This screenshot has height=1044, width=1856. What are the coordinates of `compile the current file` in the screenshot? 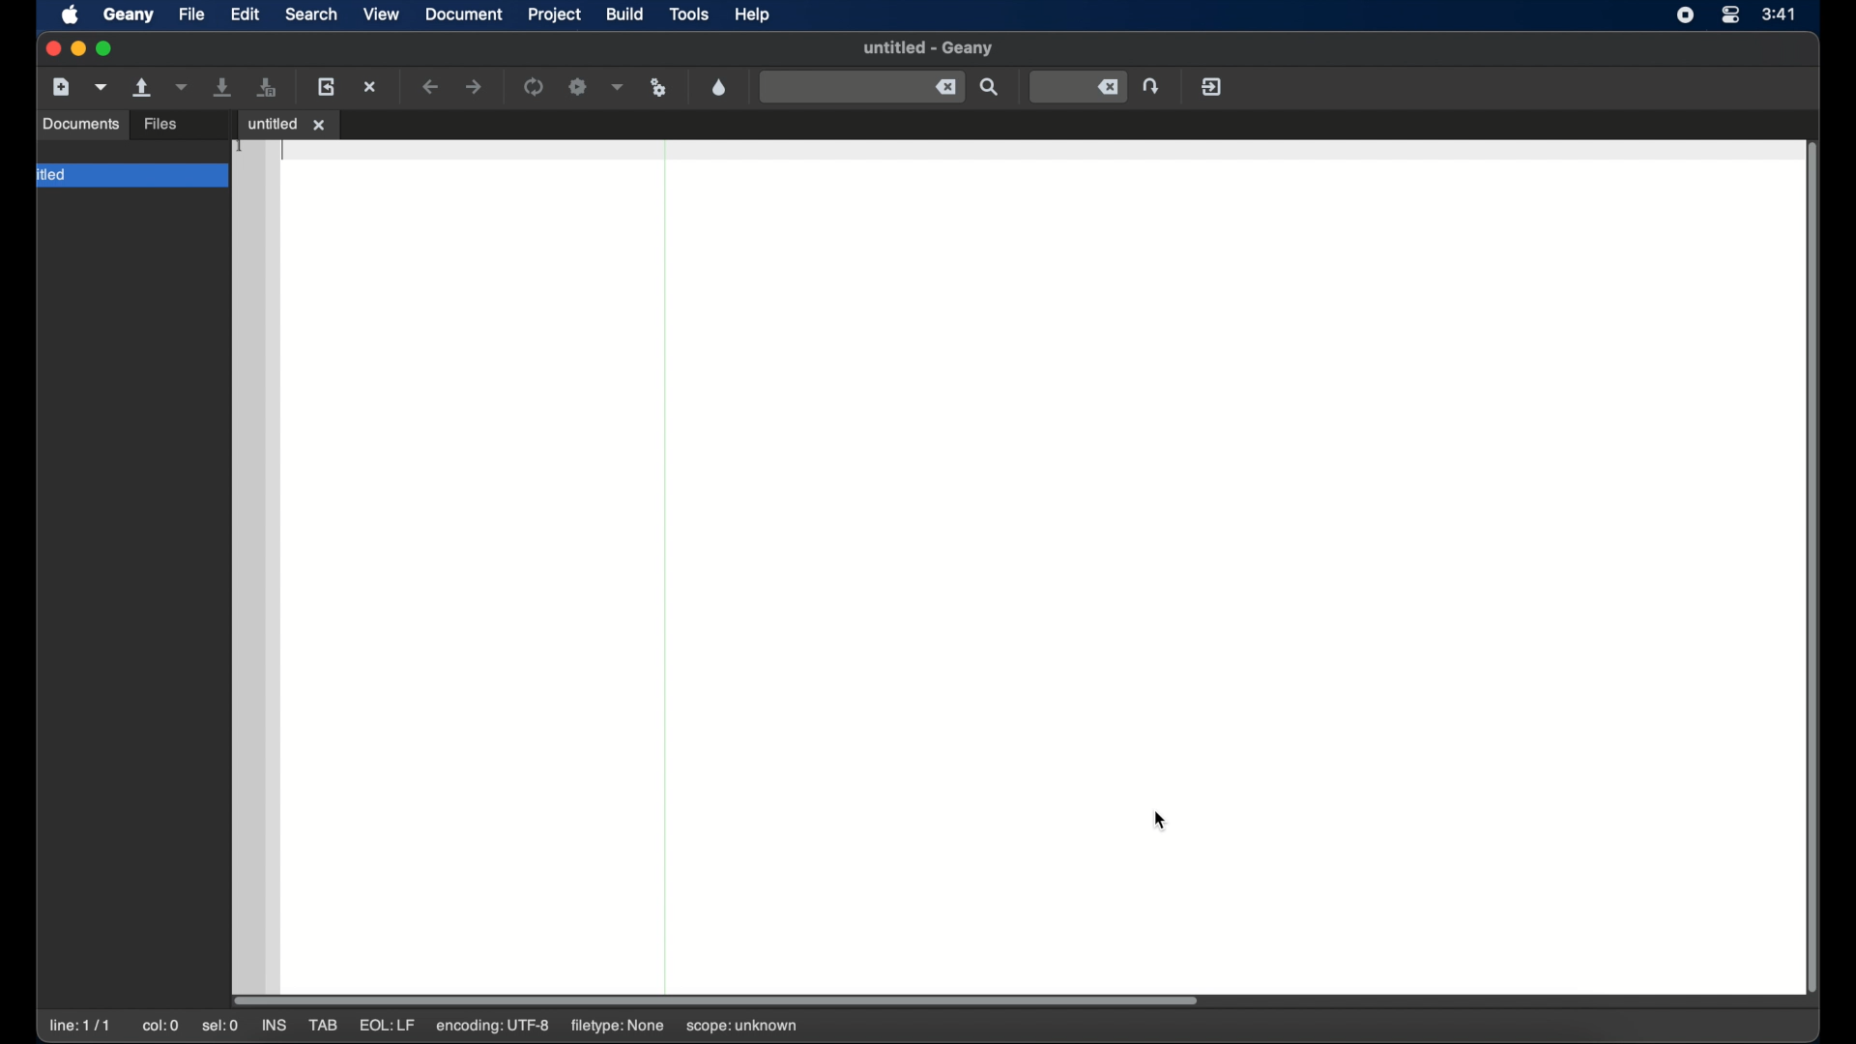 It's located at (534, 86).